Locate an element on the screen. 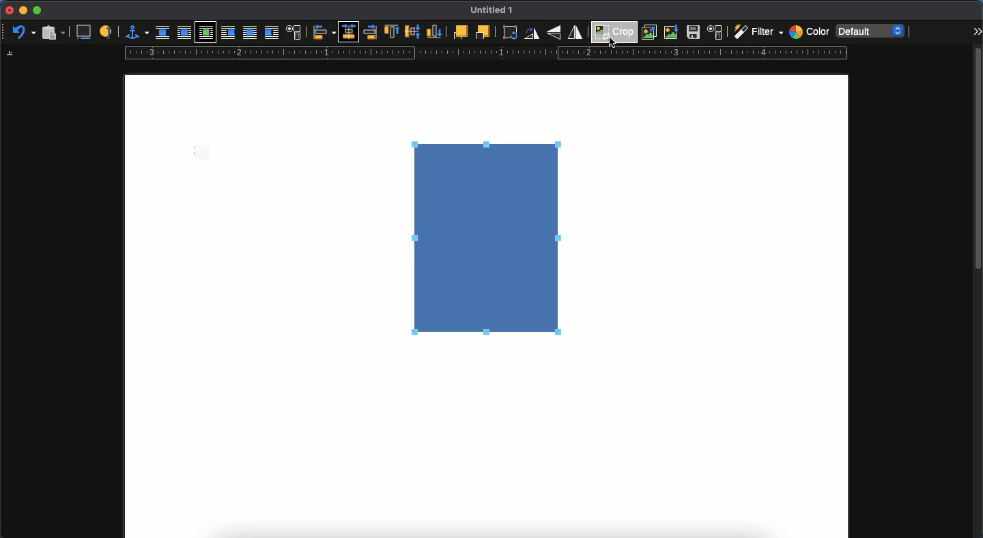 The height and width of the screenshot is (538, 983). rotate 90 right is located at coordinates (532, 35).